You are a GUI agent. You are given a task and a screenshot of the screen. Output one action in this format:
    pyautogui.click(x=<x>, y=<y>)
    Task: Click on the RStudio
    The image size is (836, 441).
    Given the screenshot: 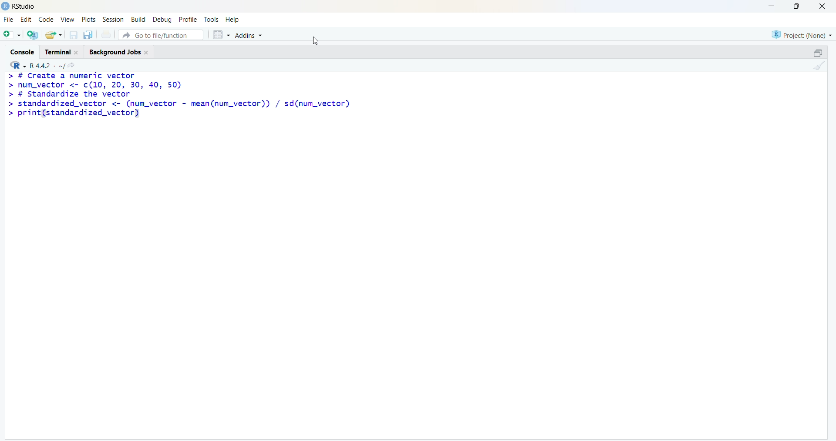 What is the action you would take?
    pyautogui.click(x=25, y=7)
    